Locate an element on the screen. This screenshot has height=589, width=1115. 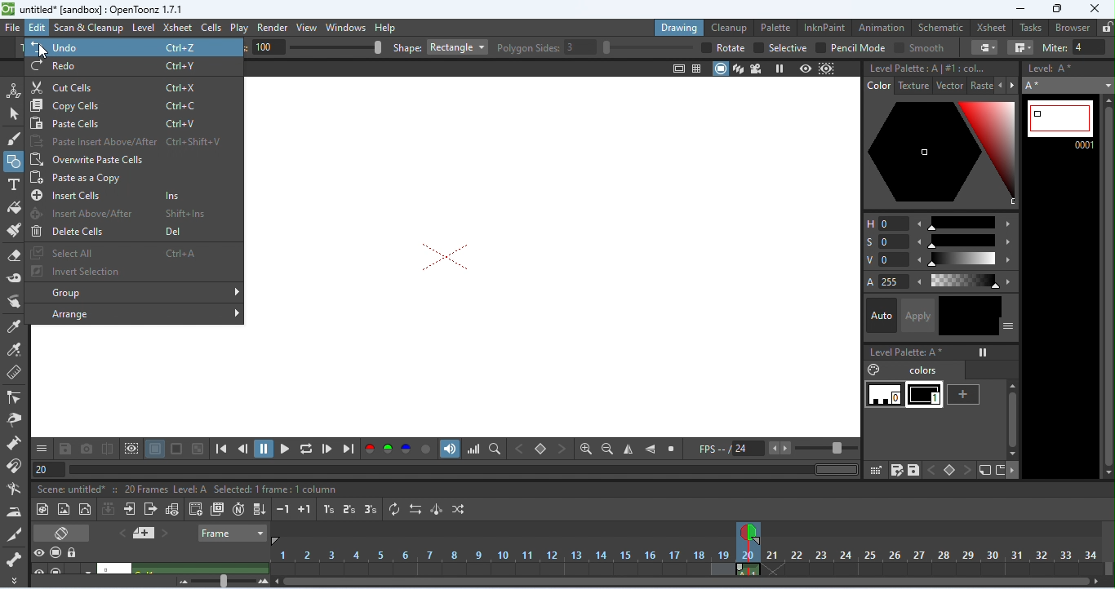
cursor movement is located at coordinates (46, 51).